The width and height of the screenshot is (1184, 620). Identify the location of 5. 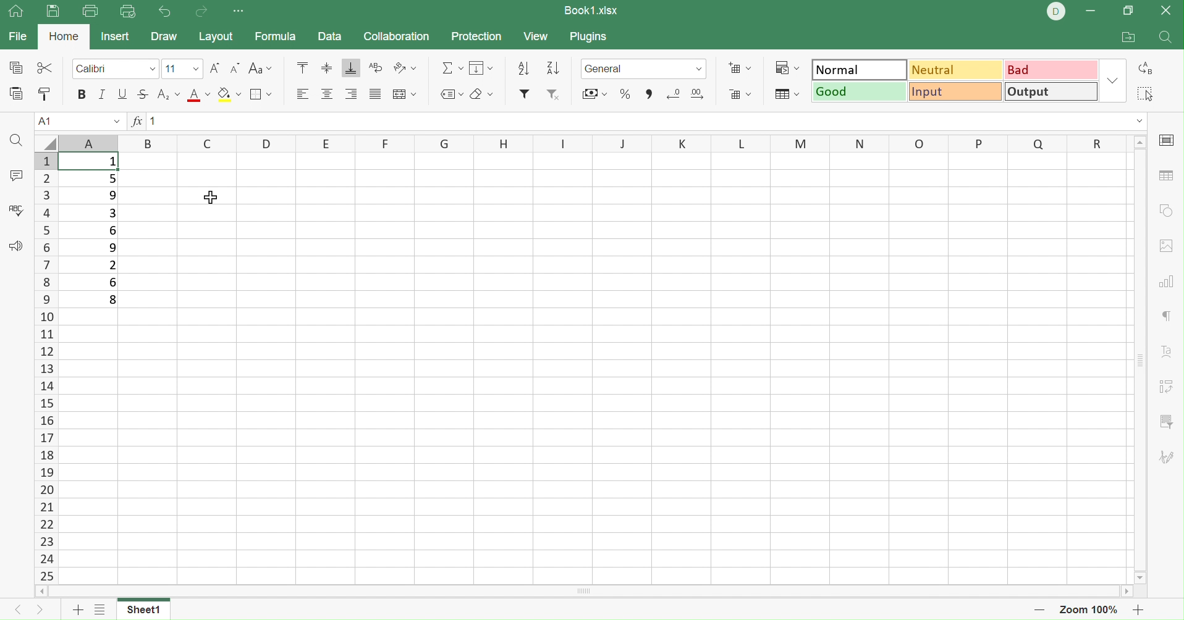
(111, 179).